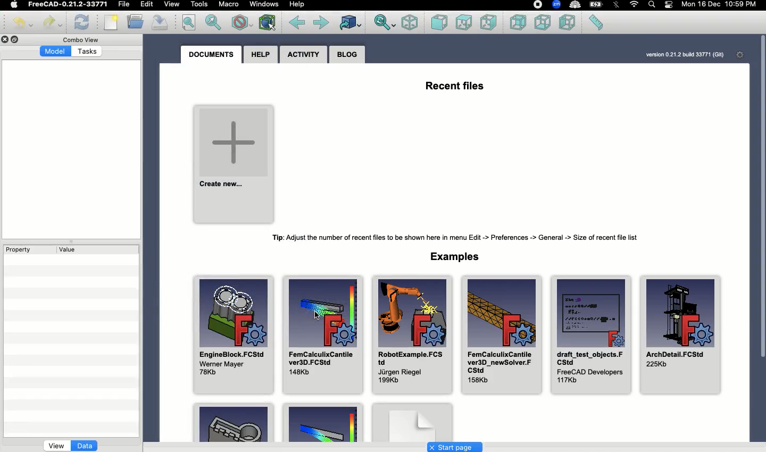 The width and height of the screenshot is (766, 452). I want to click on Value, so click(73, 250).